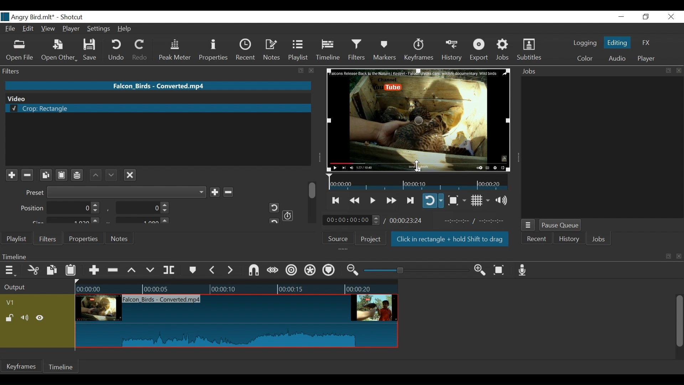 The height and width of the screenshot is (385, 684). Describe the element at coordinates (192, 270) in the screenshot. I see `Markers` at that location.